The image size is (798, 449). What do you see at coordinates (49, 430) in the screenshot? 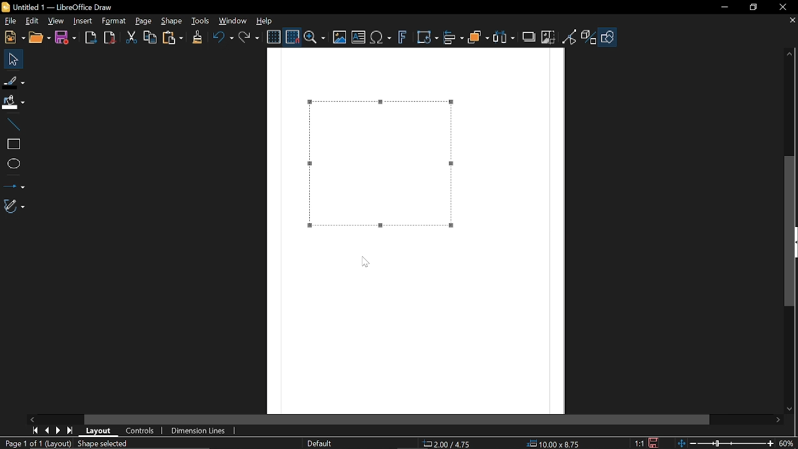
I see `Previous page` at bounding box center [49, 430].